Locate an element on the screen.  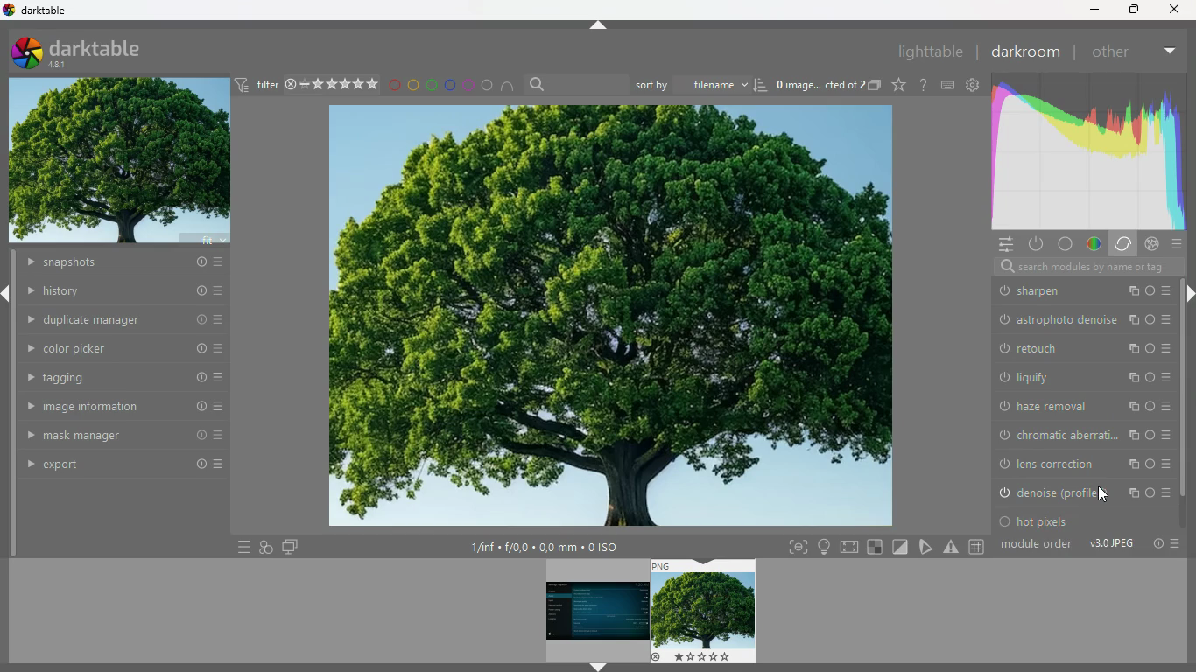
image is located at coordinates (817, 83).